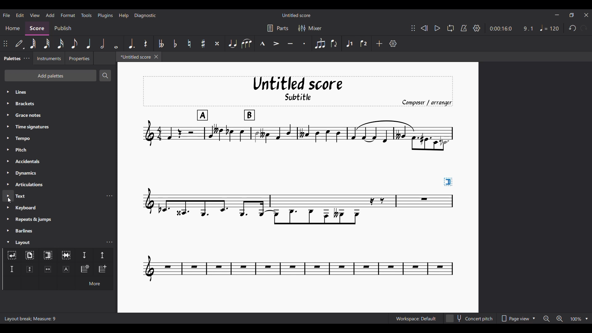 The height and width of the screenshot is (333, 592). What do you see at coordinates (364, 43) in the screenshot?
I see `Voice 2` at bounding box center [364, 43].